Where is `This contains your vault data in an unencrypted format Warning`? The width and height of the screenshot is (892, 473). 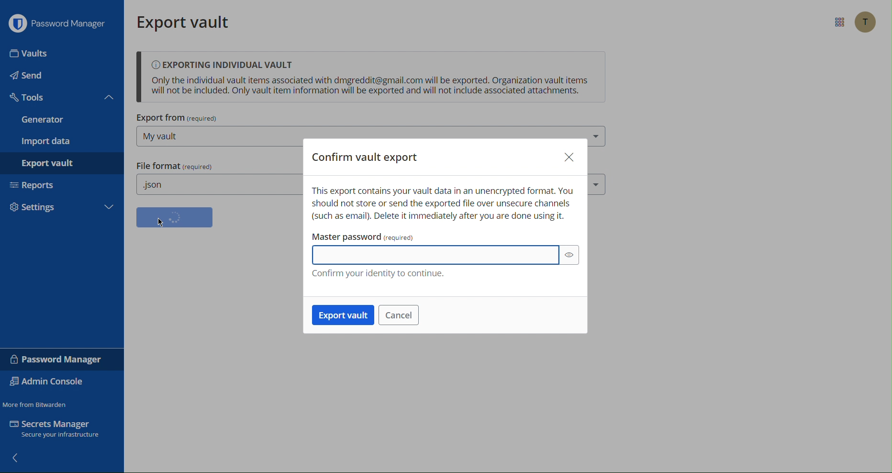 This contains your vault data in an unencrypted format Warning is located at coordinates (443, 204).